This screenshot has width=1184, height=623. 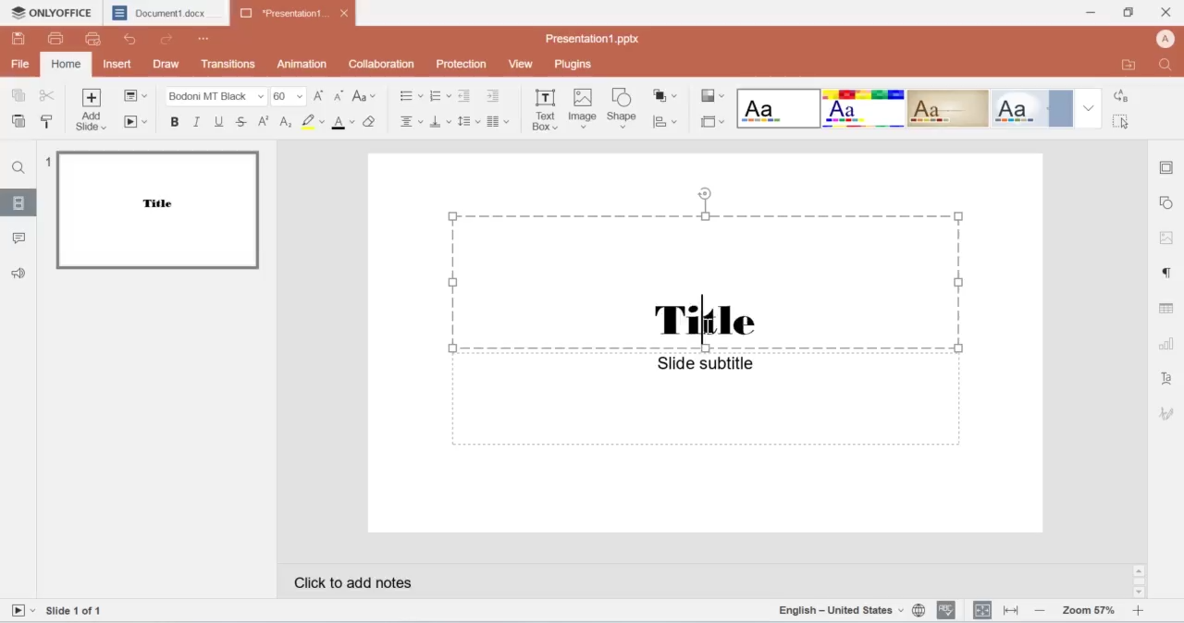 I want to click on plugins, so click(x=573, y=65).